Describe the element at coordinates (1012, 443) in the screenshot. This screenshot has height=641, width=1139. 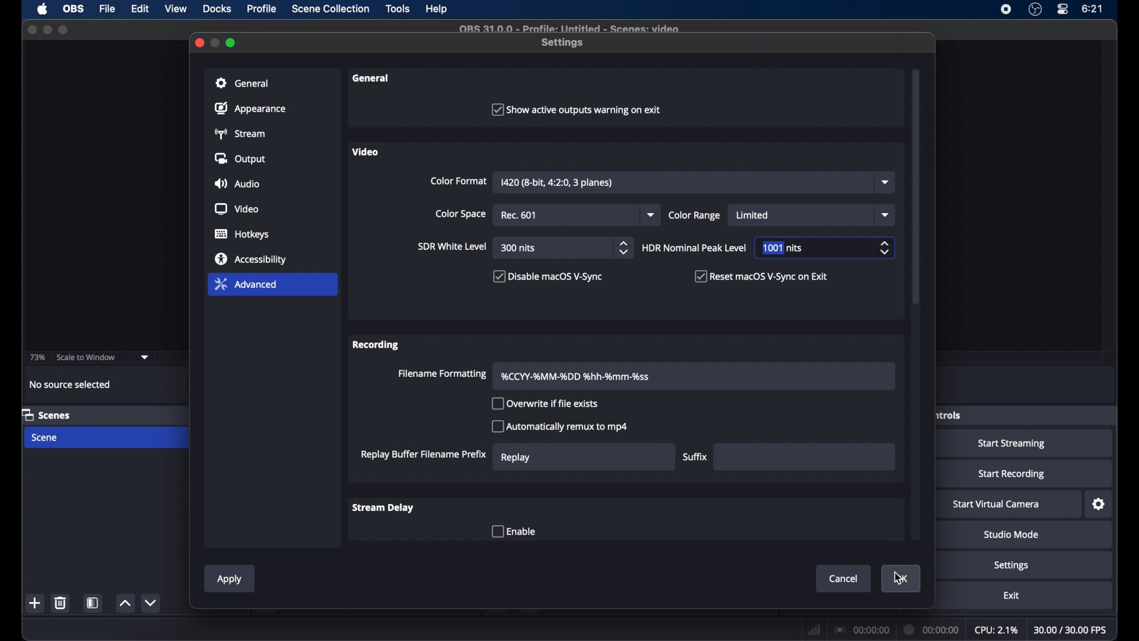
I see `start streaming` at that location.